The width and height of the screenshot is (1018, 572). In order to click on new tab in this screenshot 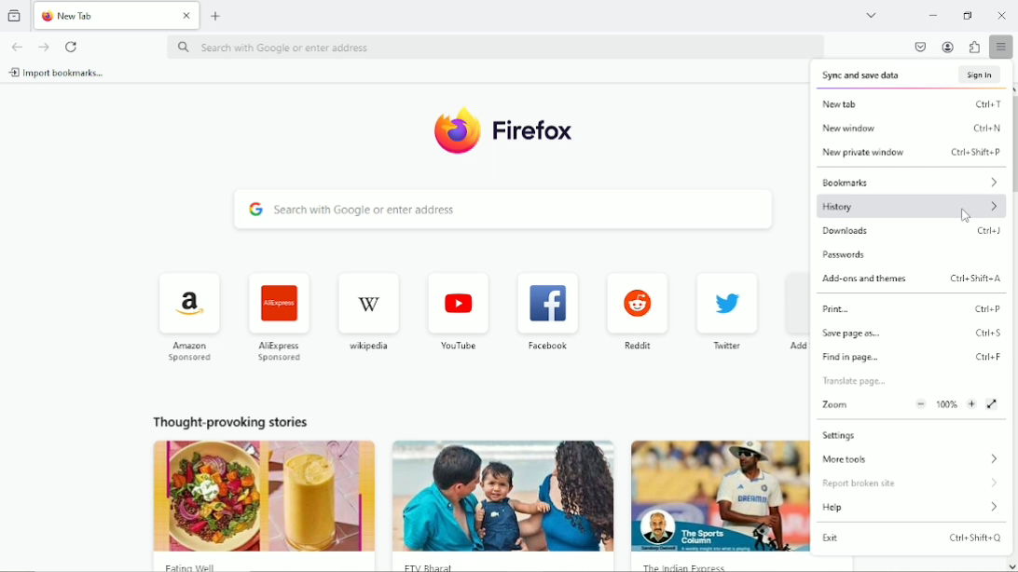, I will do `click(218, 15)`.